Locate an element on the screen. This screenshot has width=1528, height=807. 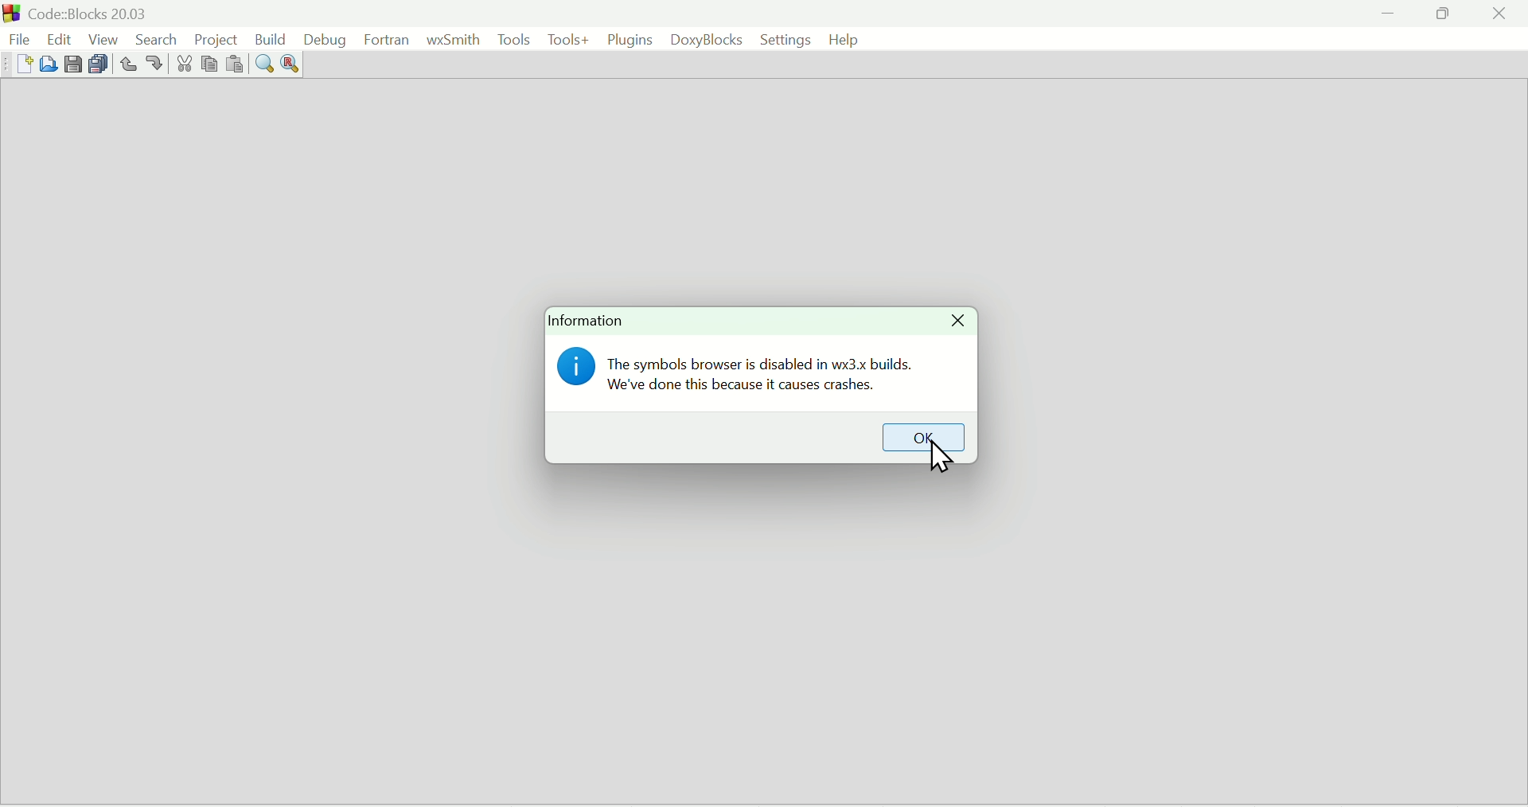
Cursor is located at coordinates (939, 458).